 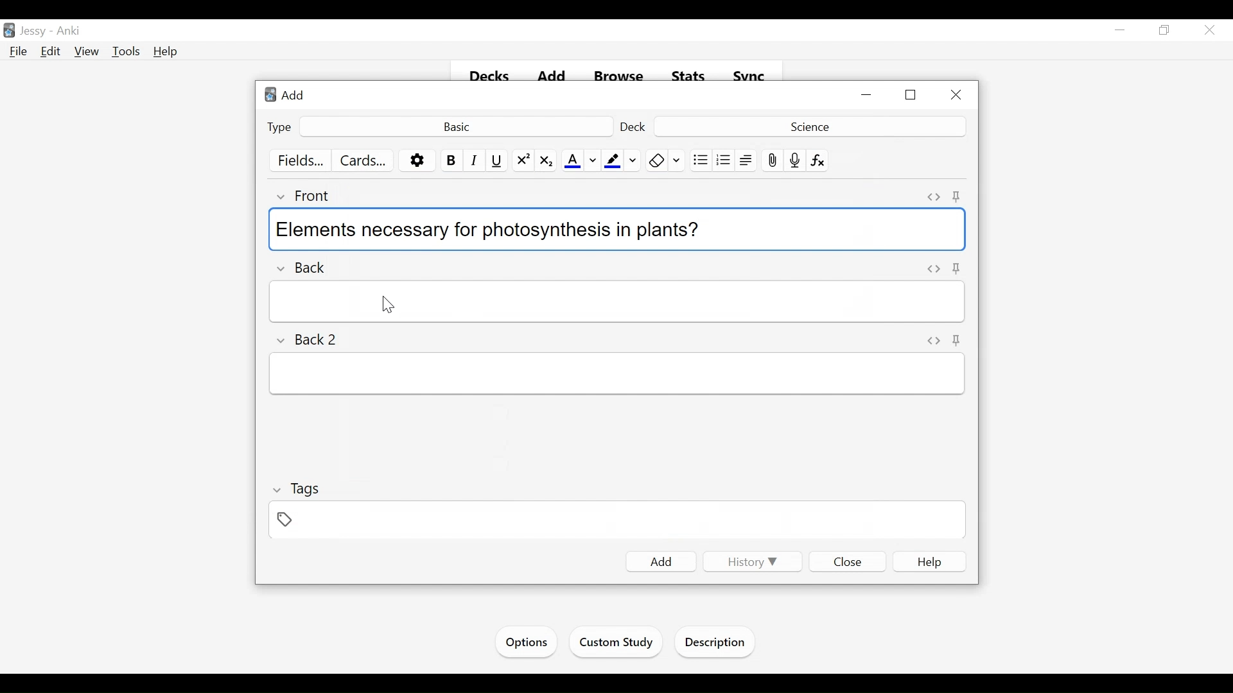 I want to click on Remove Formatting, so click(x=656, y=160).